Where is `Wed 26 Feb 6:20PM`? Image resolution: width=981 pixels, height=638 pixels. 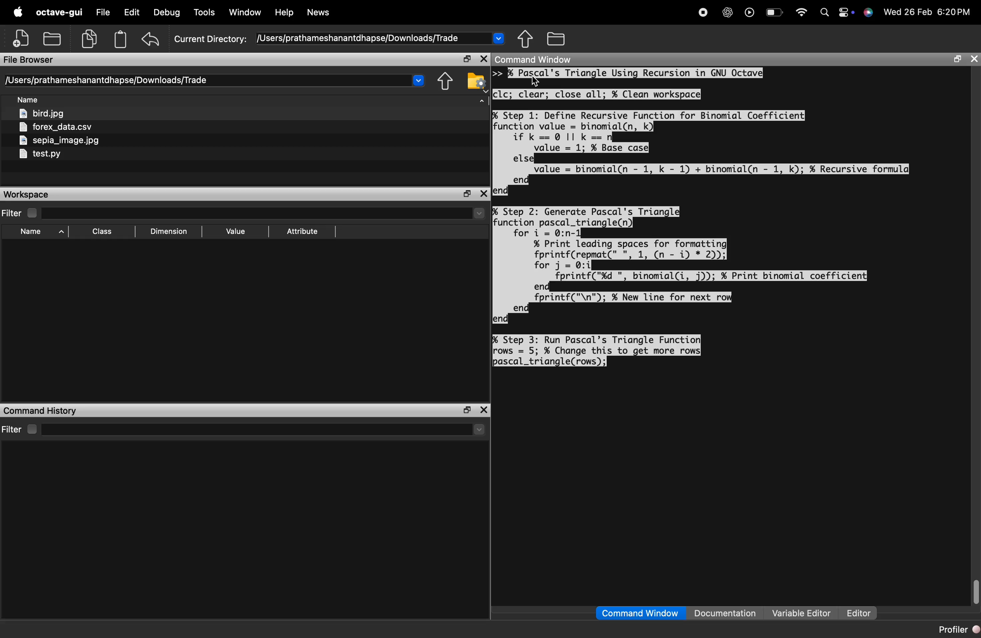 Wed 26 Feb 6:20PM is located at coordinates (929, 11).